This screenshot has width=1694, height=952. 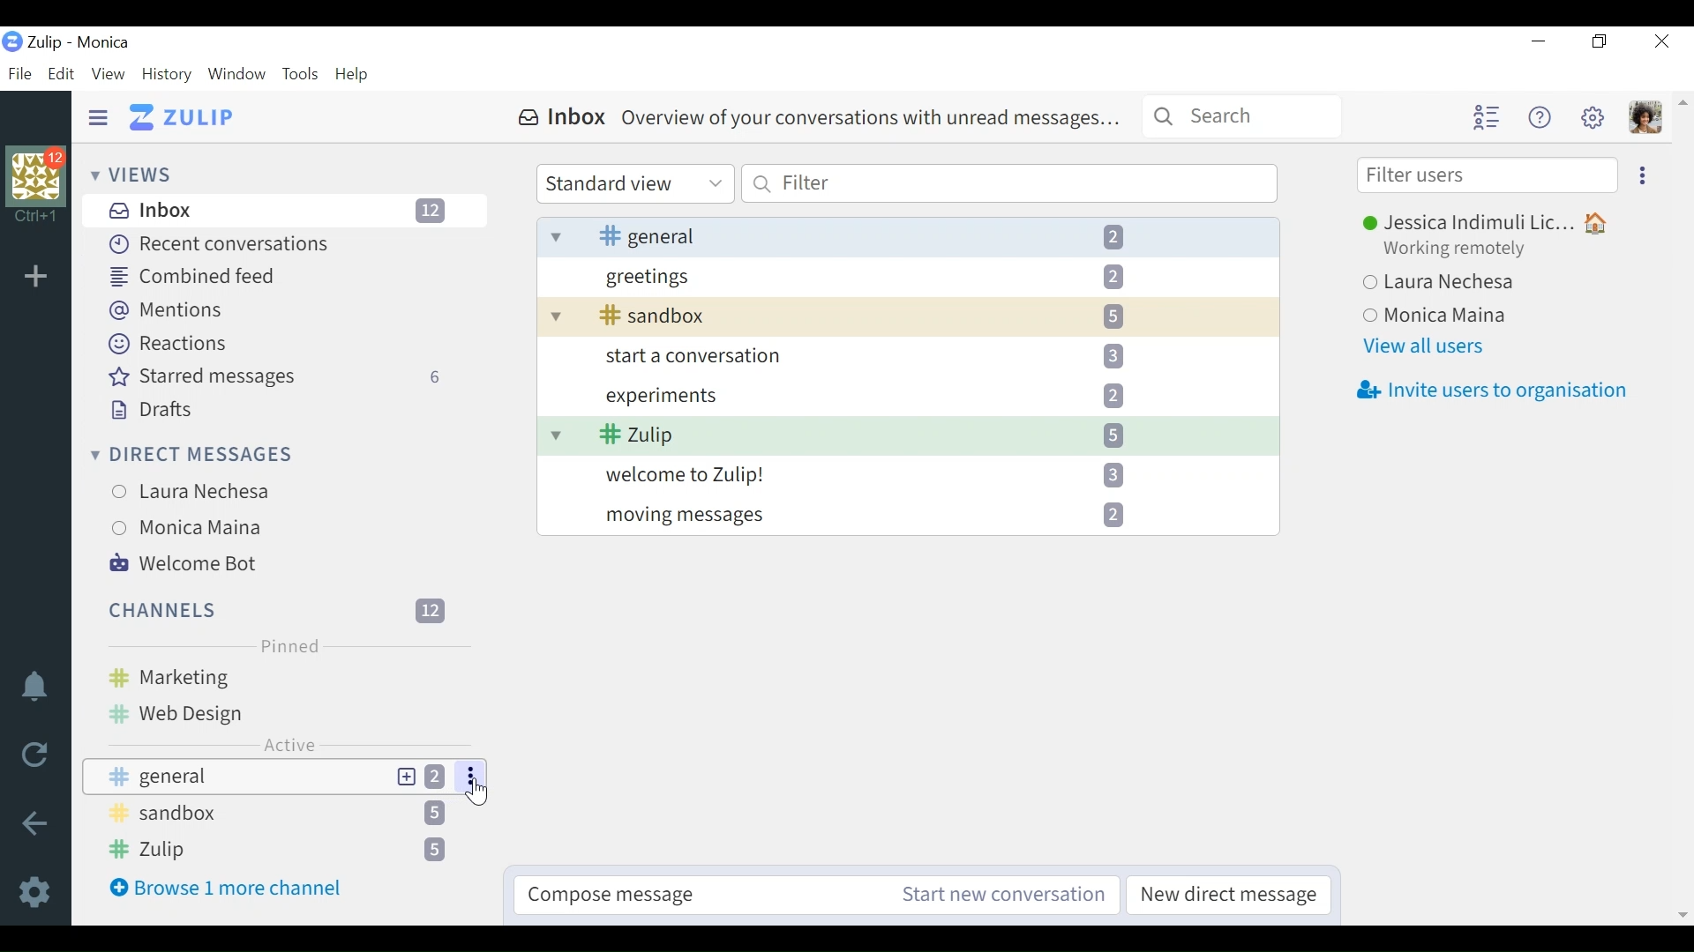 I want to click on Close, so click(x=1664, y=41).